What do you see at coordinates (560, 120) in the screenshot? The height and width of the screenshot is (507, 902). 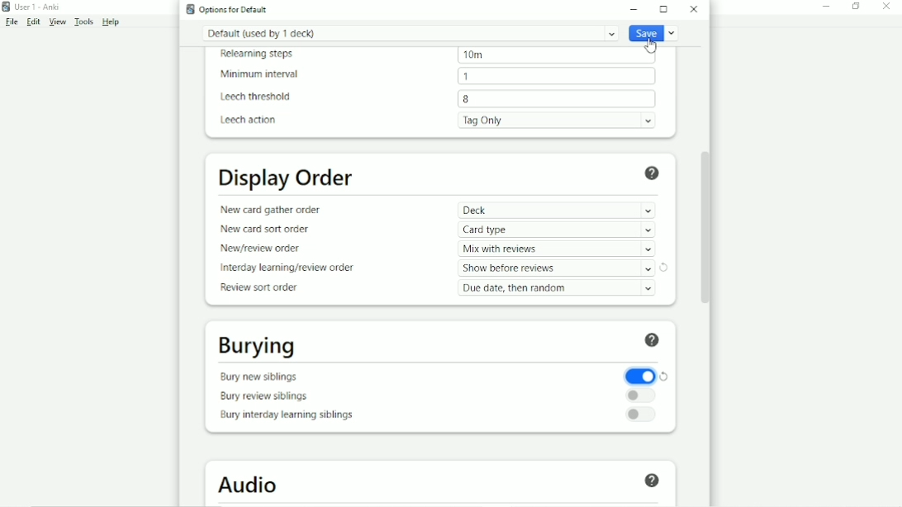 I see `Tag Only` at bounding box center [560, 120].